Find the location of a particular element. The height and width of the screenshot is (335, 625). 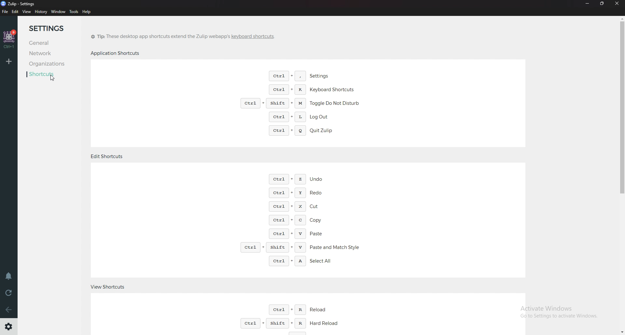

file is located at coordinates (5, 12).